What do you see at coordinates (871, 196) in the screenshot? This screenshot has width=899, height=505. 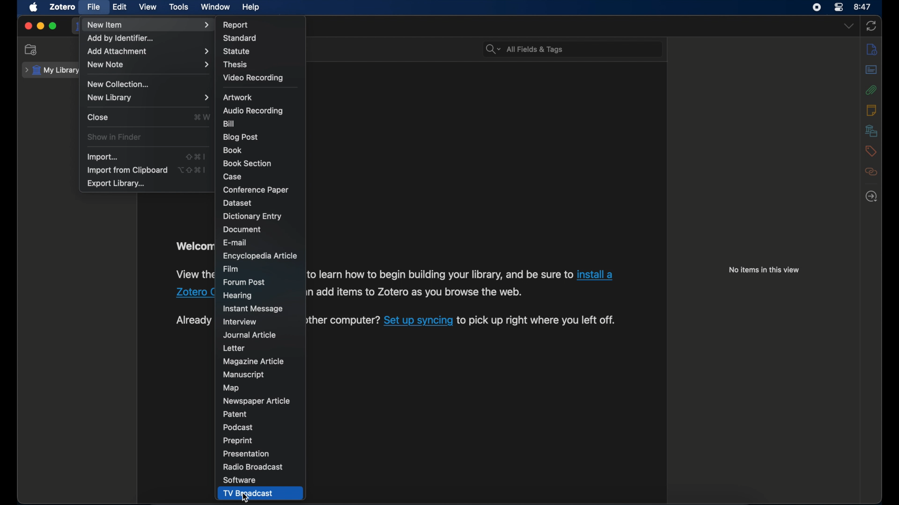 I see `locate` at bounding box center [871, 196].